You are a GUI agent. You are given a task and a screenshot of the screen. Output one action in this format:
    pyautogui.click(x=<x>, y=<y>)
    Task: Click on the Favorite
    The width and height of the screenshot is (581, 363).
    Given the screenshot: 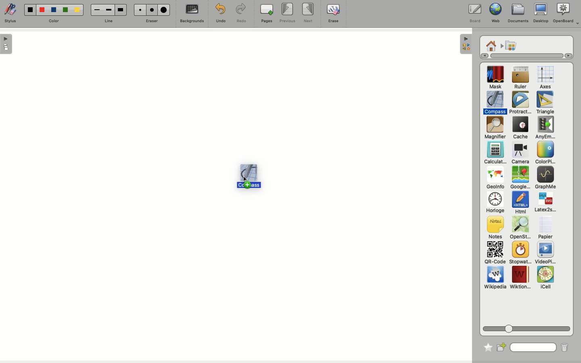 What is the action you would take?
    pyautogui.click(x=486, y=346)
    